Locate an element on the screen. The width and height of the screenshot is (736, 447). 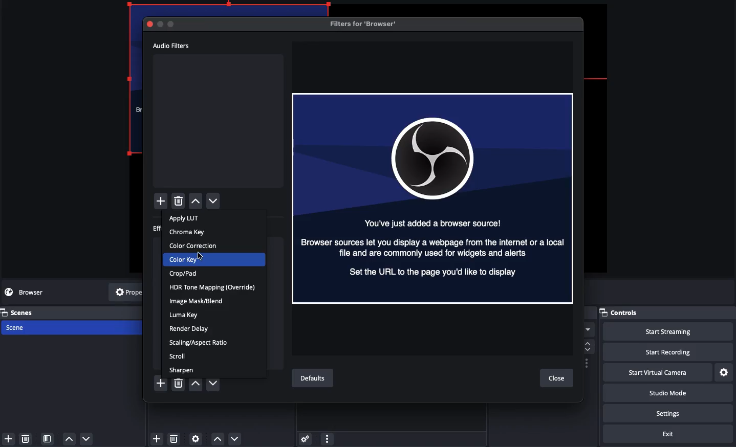
up is located at coordinates (197, 383).